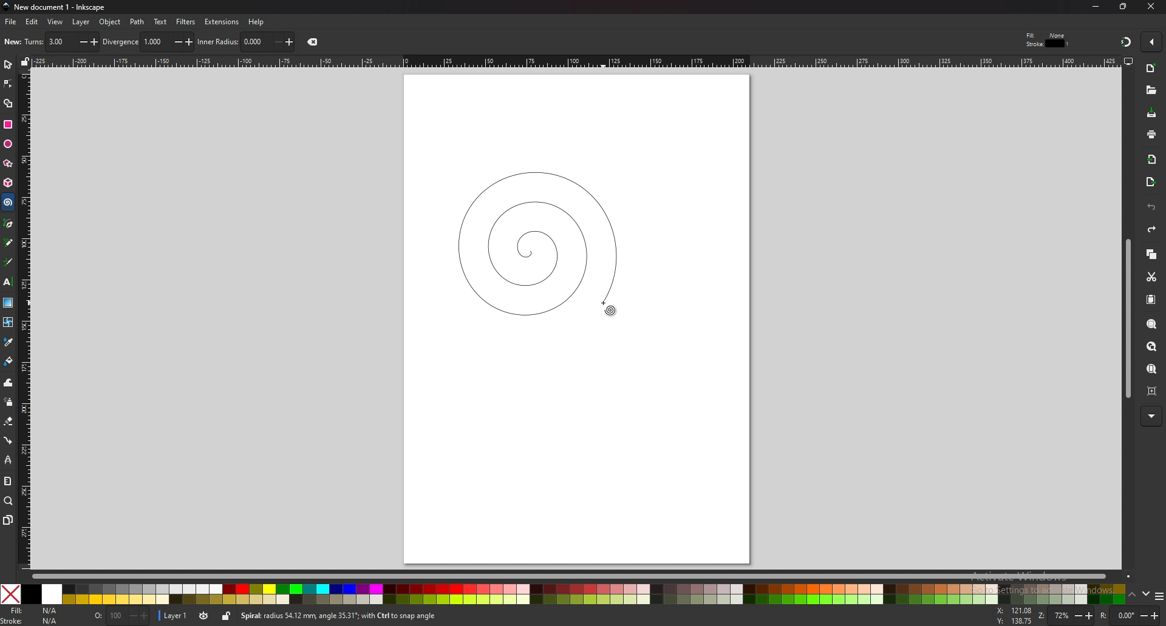 This screenshot has height=626, width=1166. I want to click on star polygon, so click(8, 163).